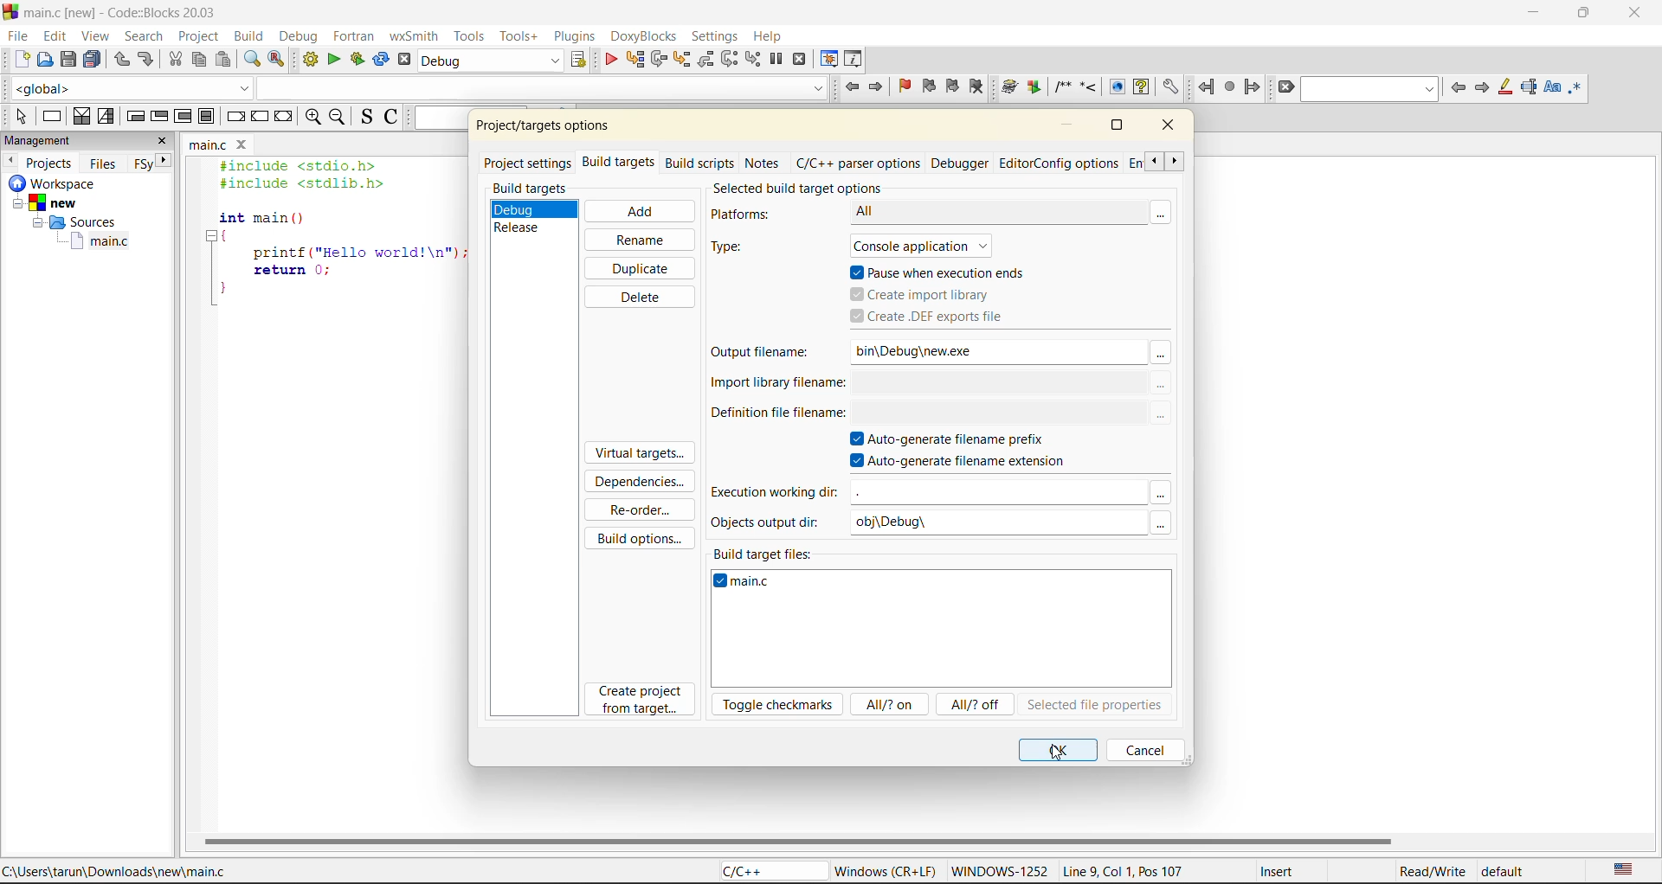  Describe the element at coordinates (138, 13) in the screenshot. I see `main.c [new] - Code::Blocks 20.03` at that location.